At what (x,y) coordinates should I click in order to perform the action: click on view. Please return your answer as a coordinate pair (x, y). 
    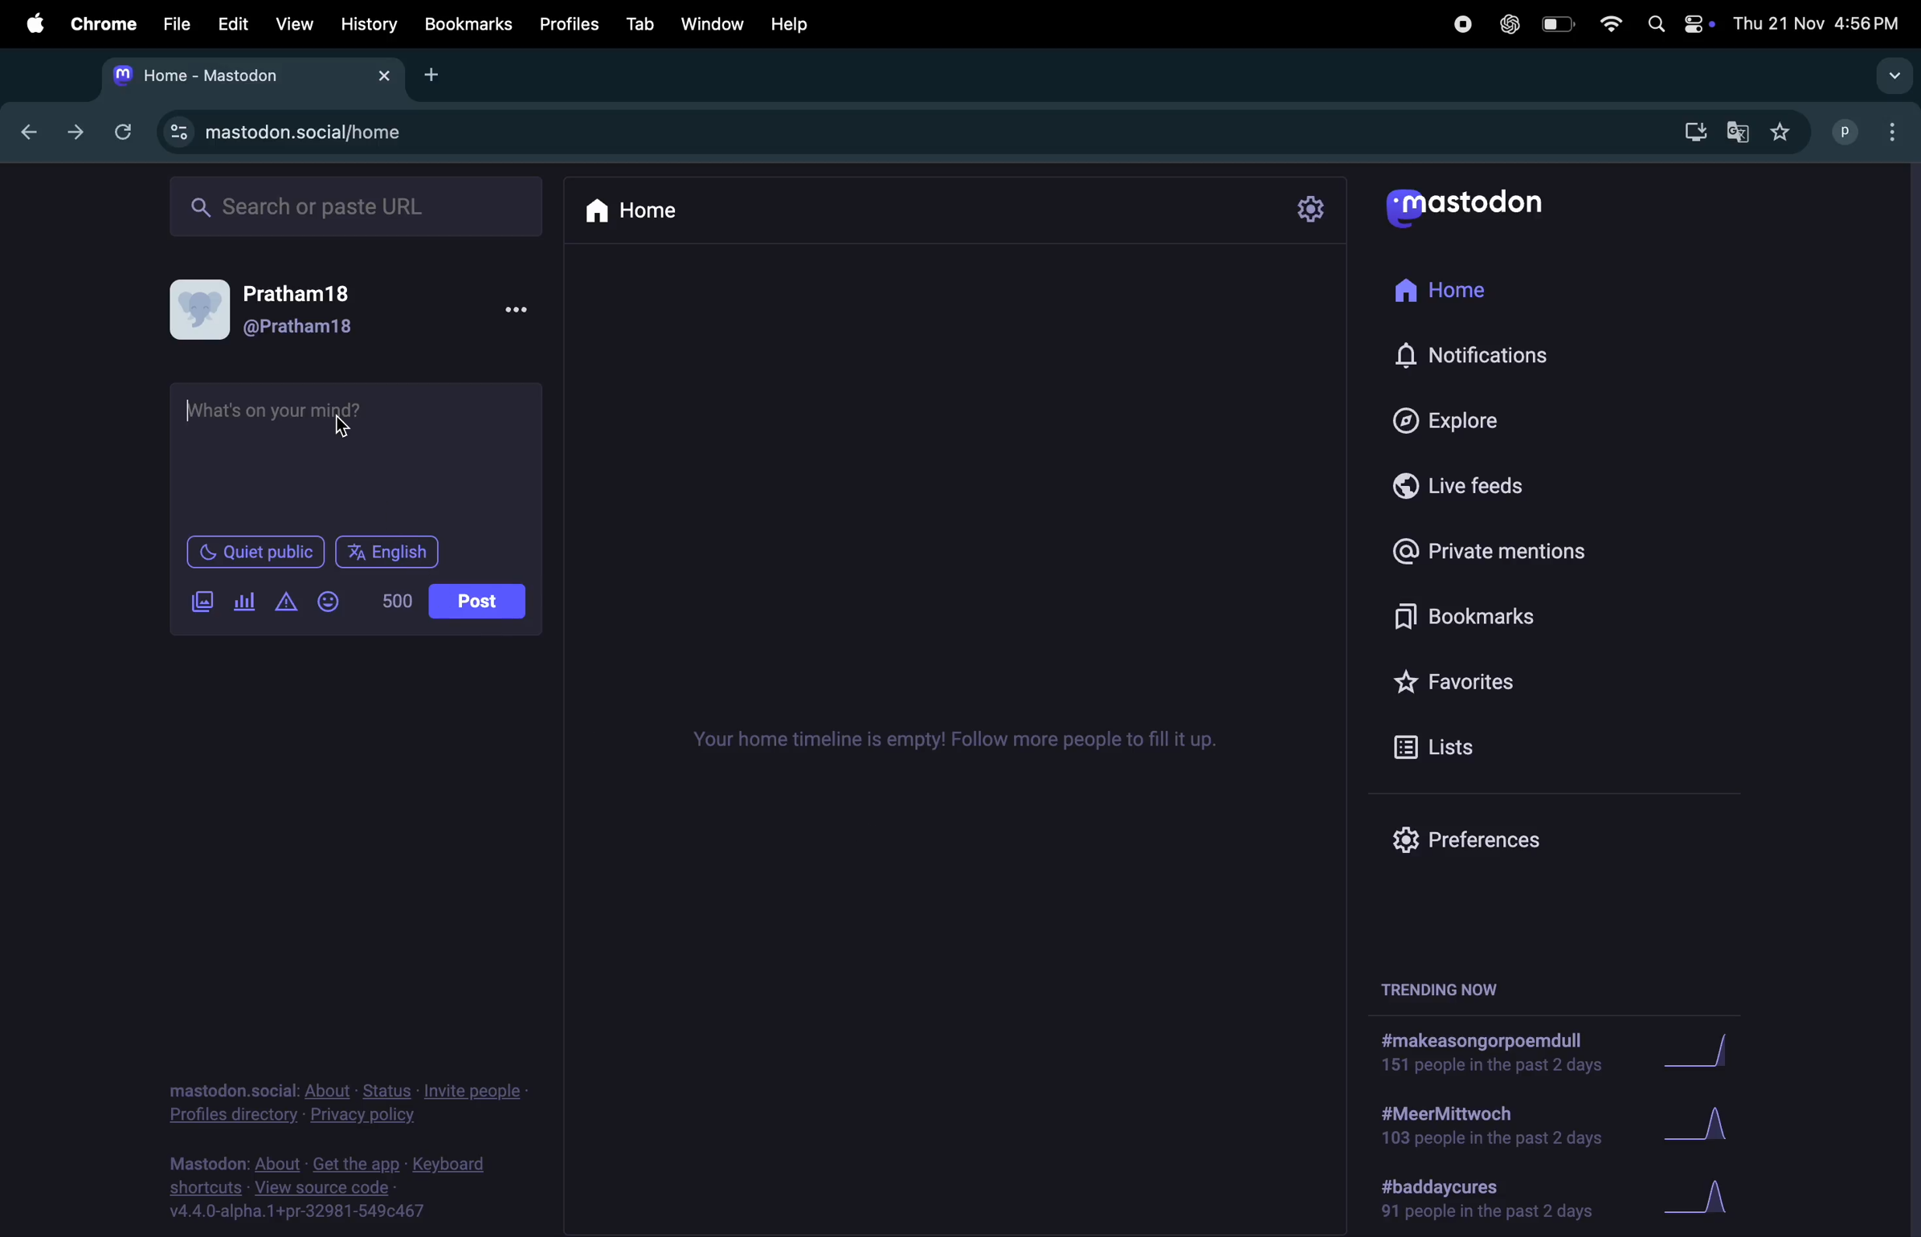
    Looking at the image, I should click on (293, 23).